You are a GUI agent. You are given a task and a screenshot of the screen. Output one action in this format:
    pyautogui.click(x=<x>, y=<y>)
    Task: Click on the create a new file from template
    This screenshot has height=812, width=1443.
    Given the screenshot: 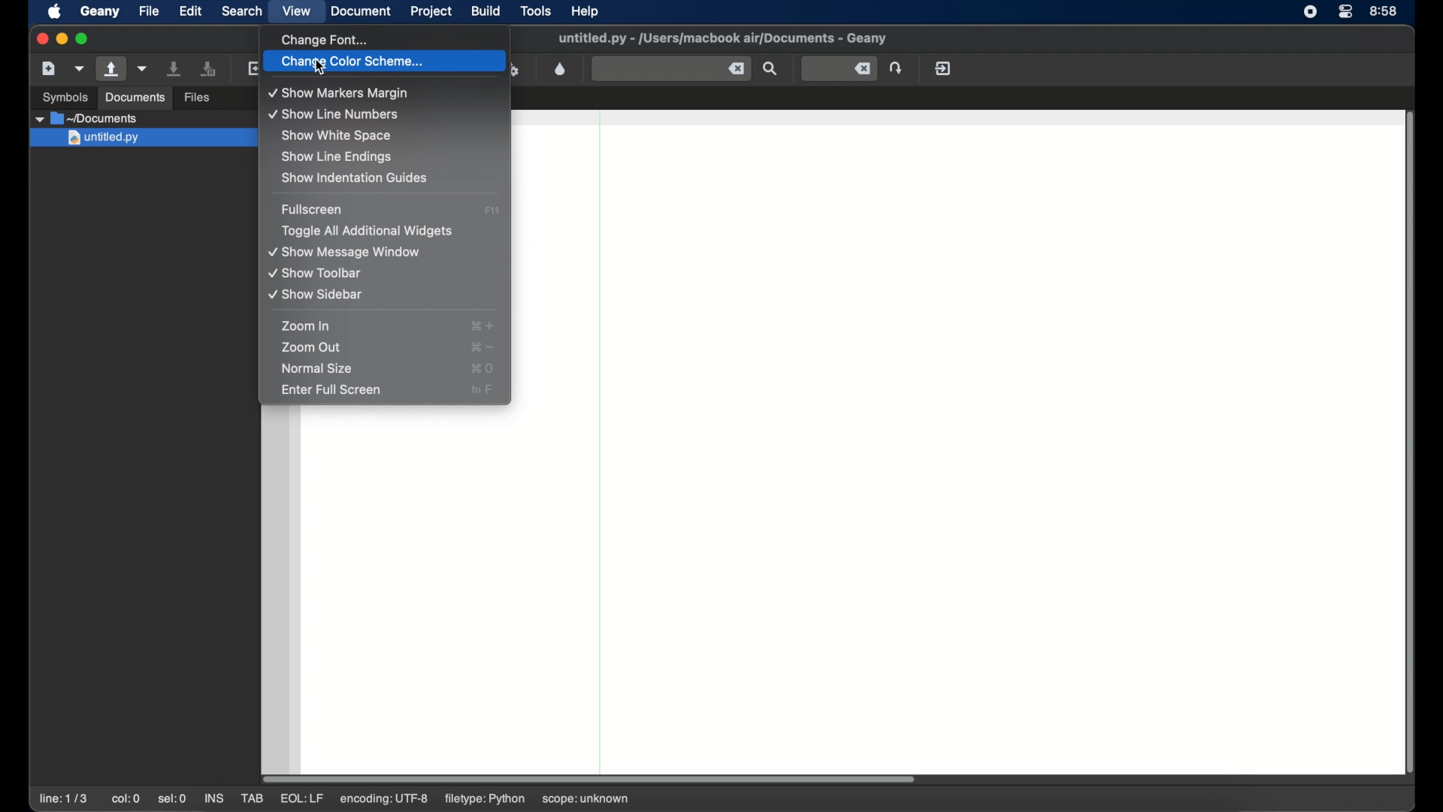 What is the action you would take?
    pyautogui.click(x=80, y=68)
    